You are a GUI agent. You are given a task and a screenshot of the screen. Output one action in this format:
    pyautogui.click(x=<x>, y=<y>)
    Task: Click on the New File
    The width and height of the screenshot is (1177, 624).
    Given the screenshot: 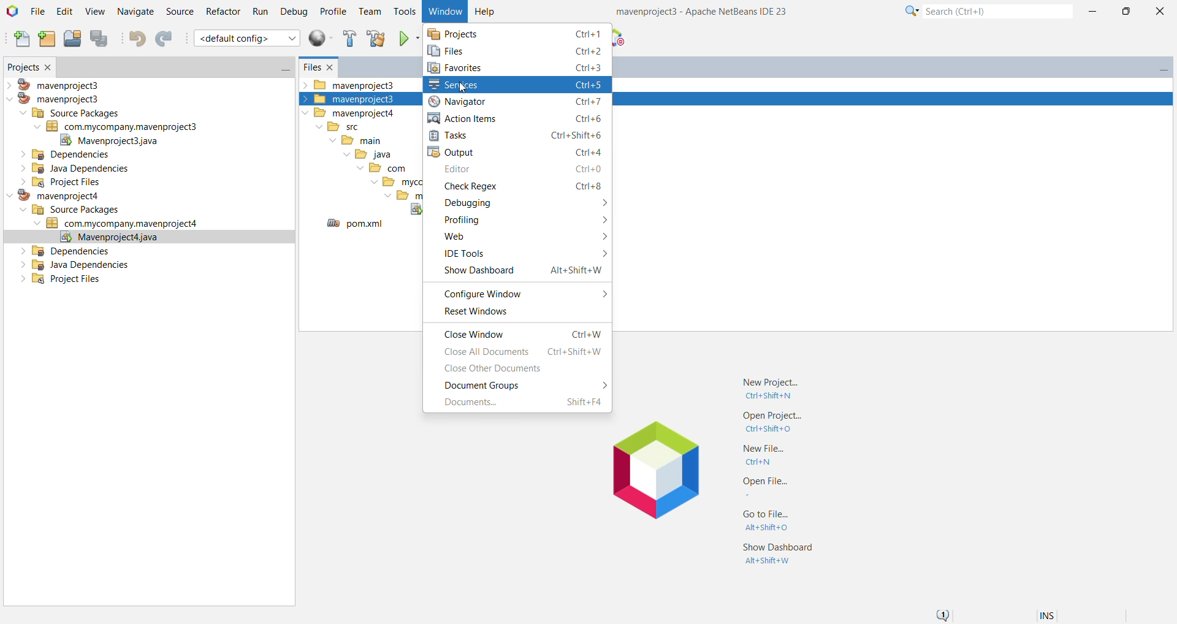 What is the action you would take?
    pyautogui.click(x=19, y=40)
    